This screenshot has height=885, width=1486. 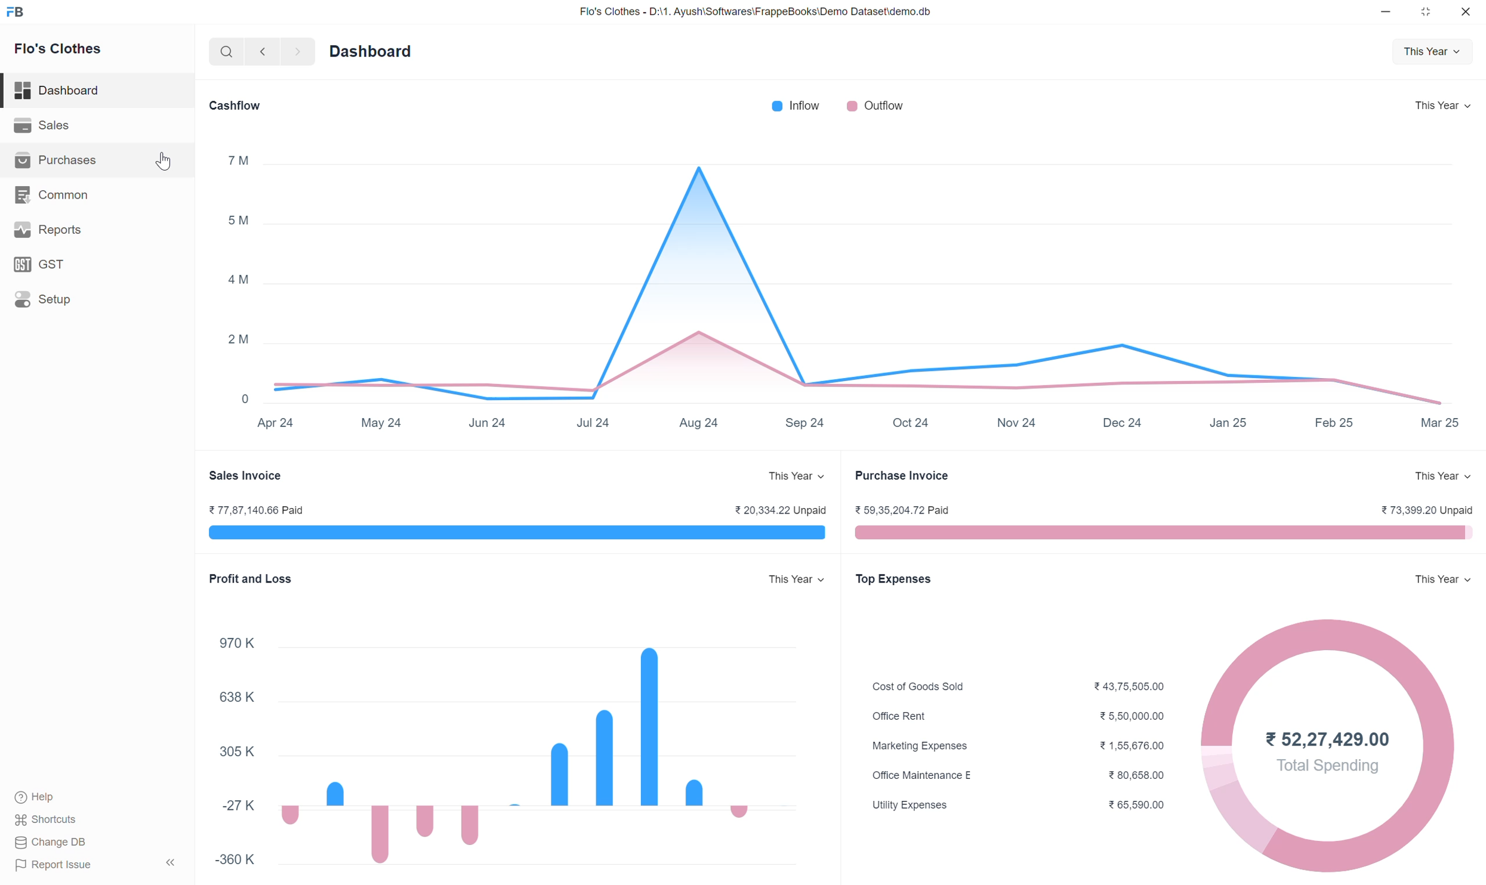 What do you see at coordinates (49, 868) in the screenshot?
I see `Report Issue` at bounding box center [49, 868].